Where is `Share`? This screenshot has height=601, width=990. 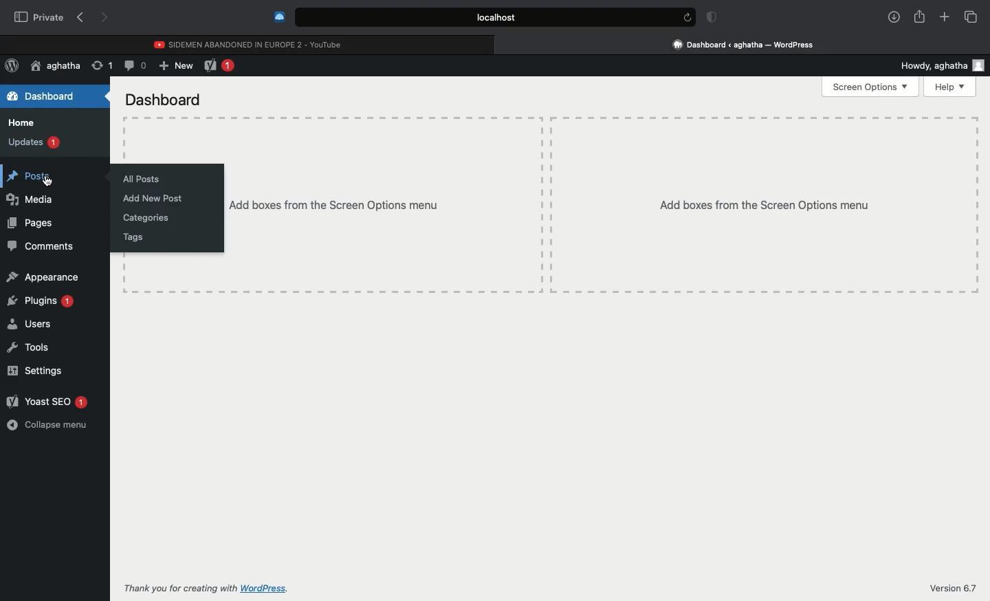 Share is located at coordinates (919, 15).